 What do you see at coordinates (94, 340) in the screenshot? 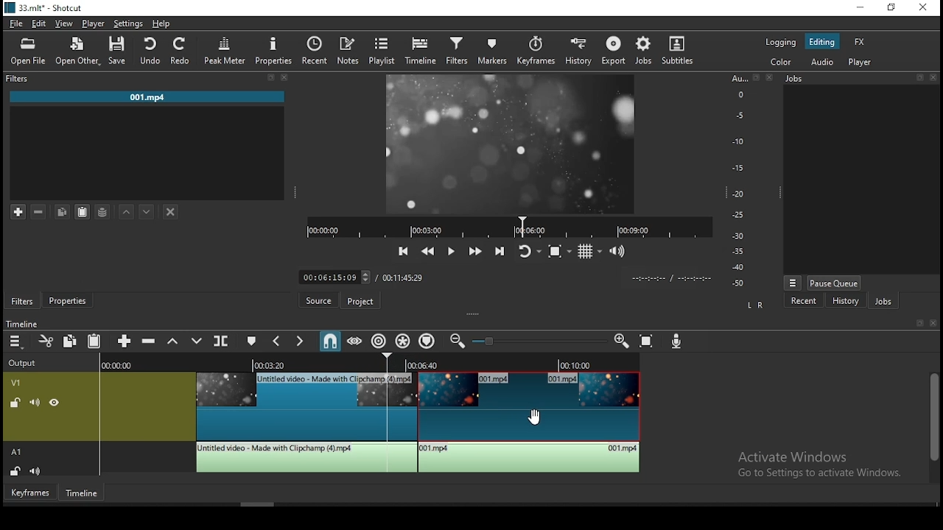
I see `paste` at bounding box center [94, 340].